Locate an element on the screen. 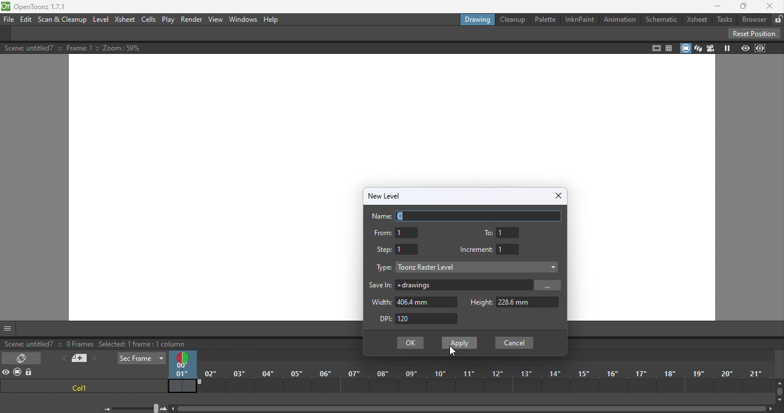 Image resolution: width=784 pixels, height=413 pixels. Palette is located at coordinates (546, 20).